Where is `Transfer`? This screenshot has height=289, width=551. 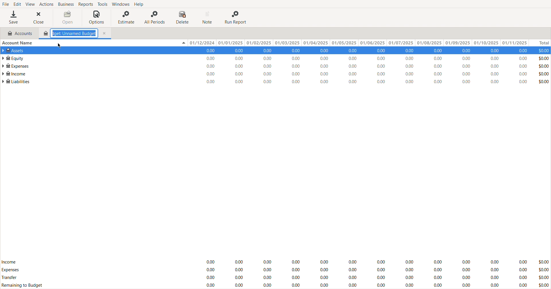
Transfer is located at coordinates (10, 278).